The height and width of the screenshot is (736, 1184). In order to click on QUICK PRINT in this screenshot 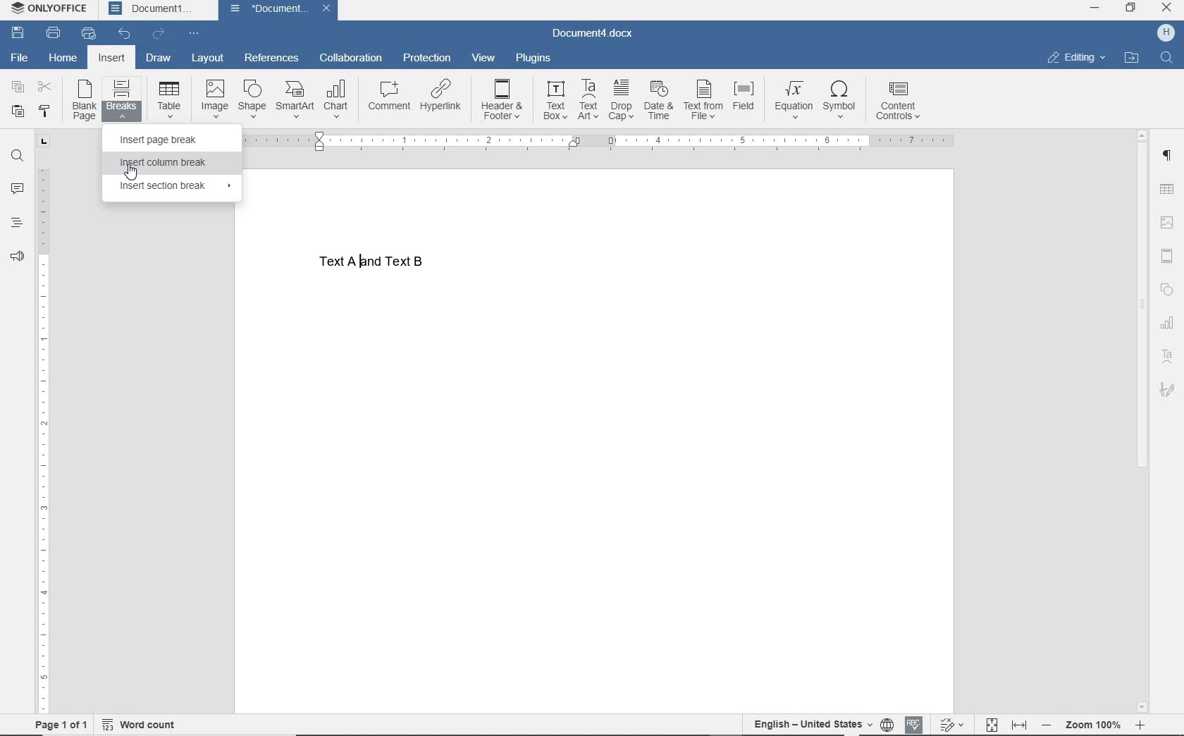, I will do `click(89, 35)`.